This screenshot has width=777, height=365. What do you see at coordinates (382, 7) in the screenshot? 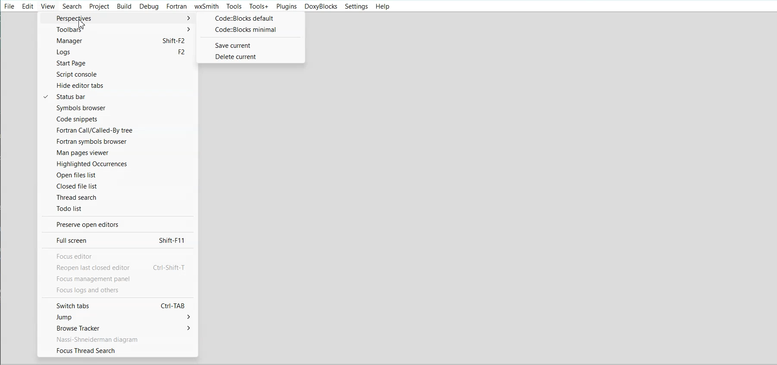
I see `Help` at bounding box center [382, 7].